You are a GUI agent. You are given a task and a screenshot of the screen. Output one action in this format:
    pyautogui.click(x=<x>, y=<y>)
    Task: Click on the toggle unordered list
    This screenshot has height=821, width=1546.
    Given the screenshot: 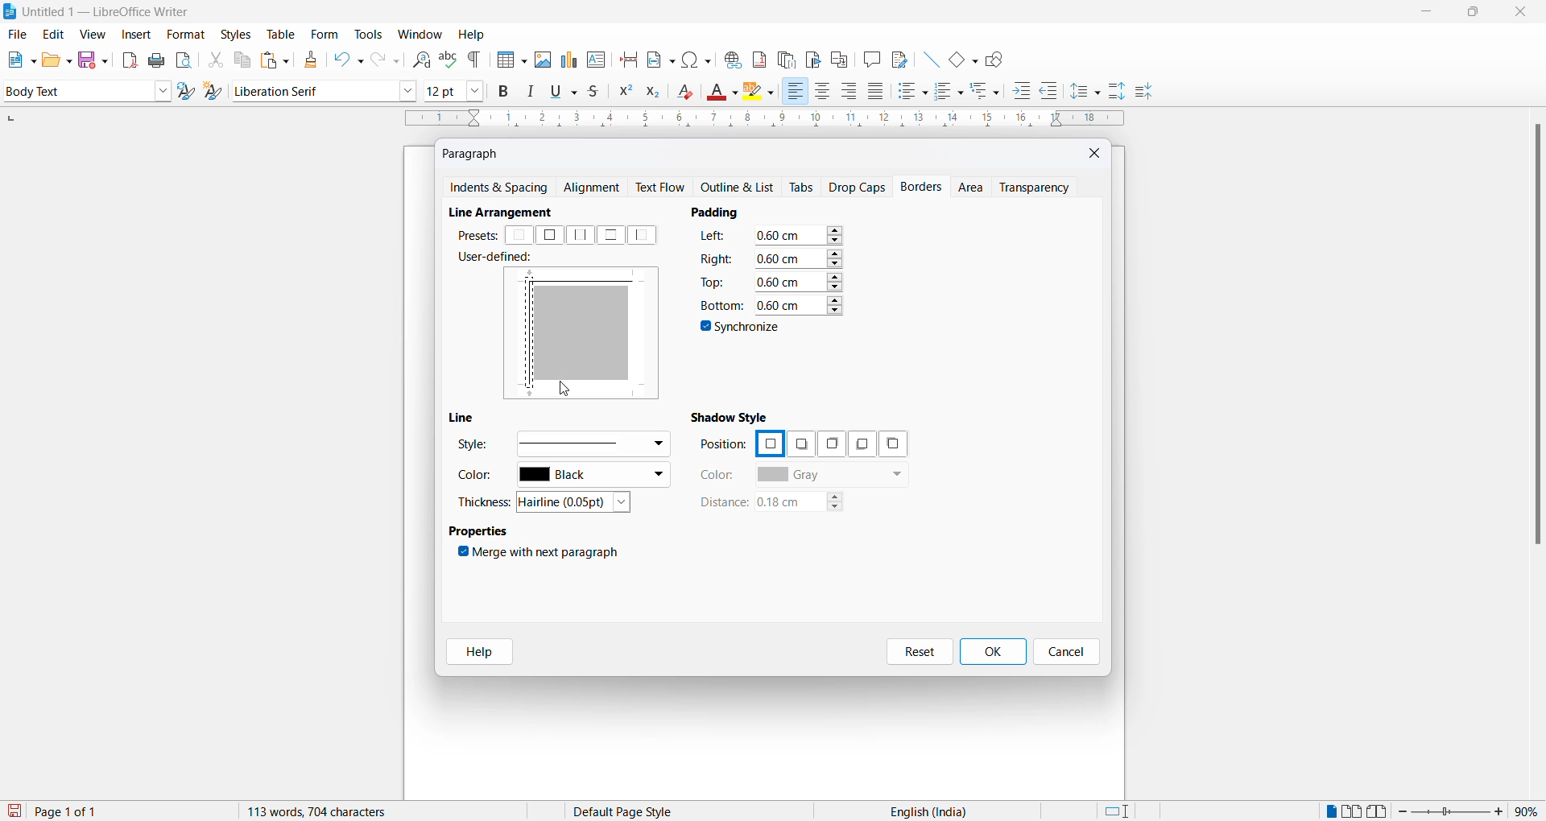 What is the action you would take?
    pyautogui.click(x=912, y=91)
    